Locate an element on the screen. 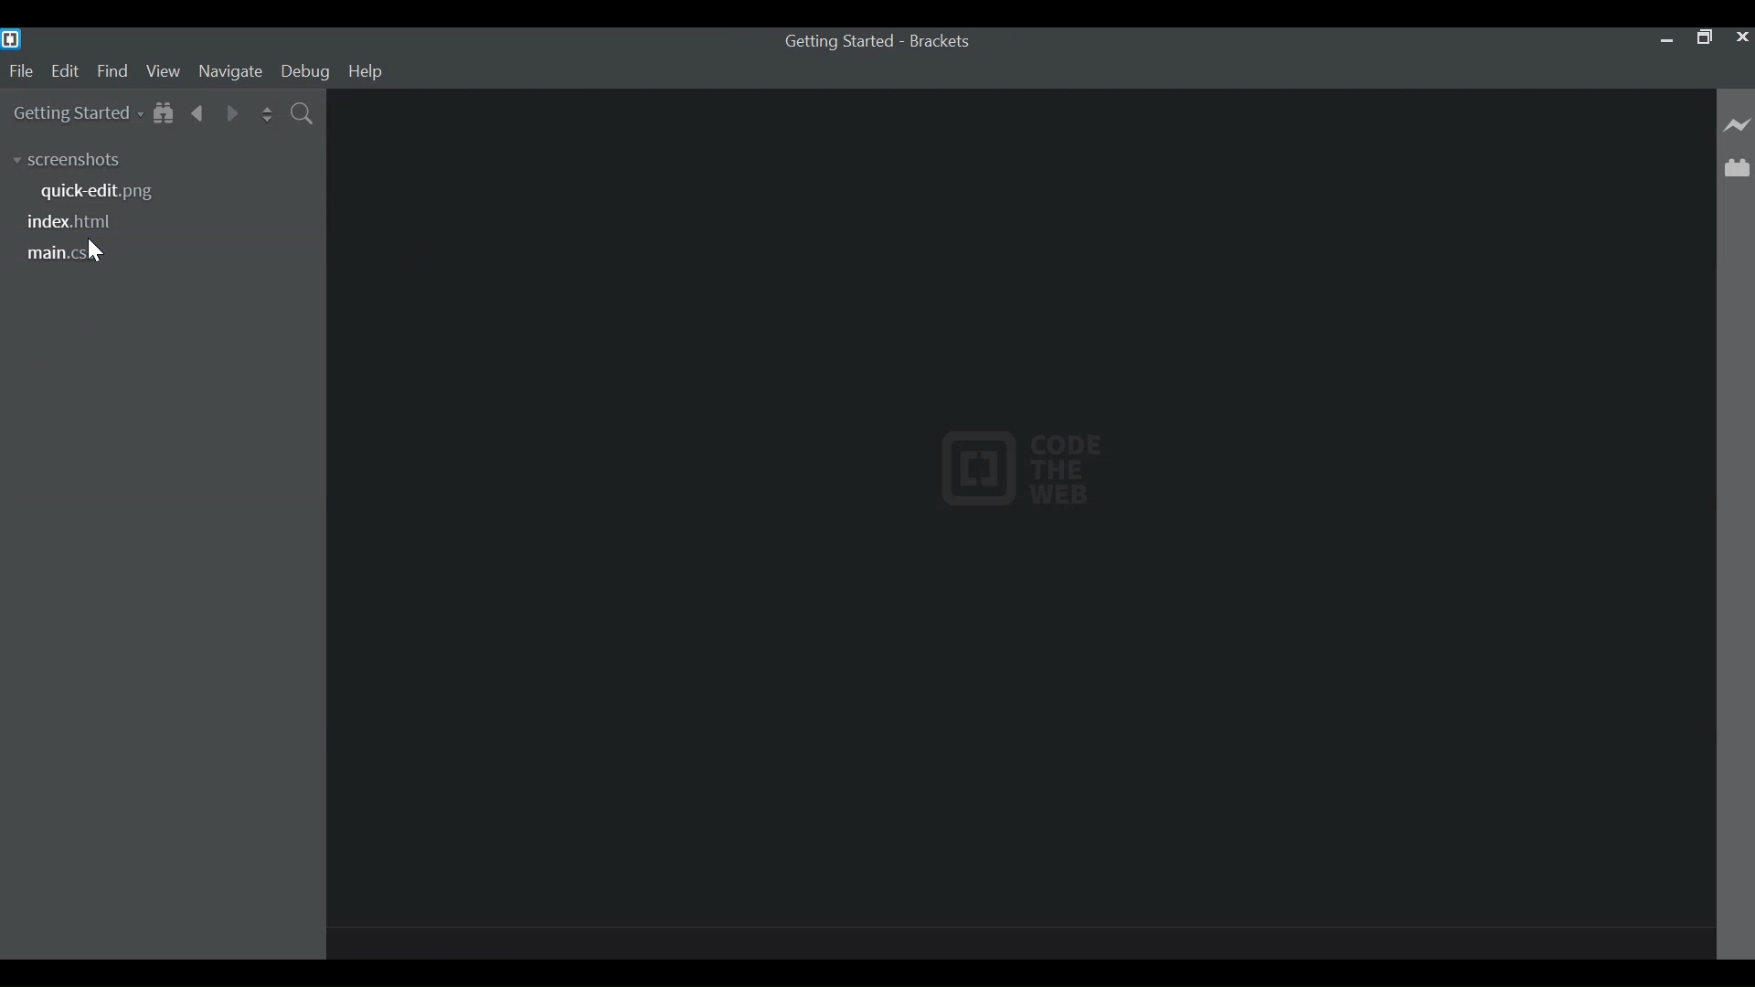  brackets is located at coordinates (947, 42).